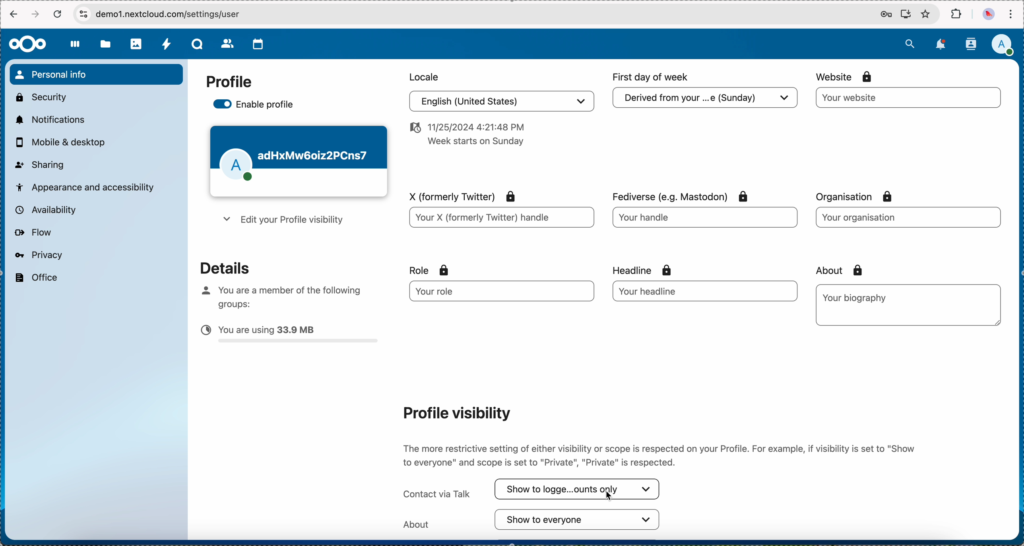 Image resolution: width=1024 pixels, height=546 pixels. Describe the element at coordinates (177, 14) in the screenshot. I see `URL` at that location.